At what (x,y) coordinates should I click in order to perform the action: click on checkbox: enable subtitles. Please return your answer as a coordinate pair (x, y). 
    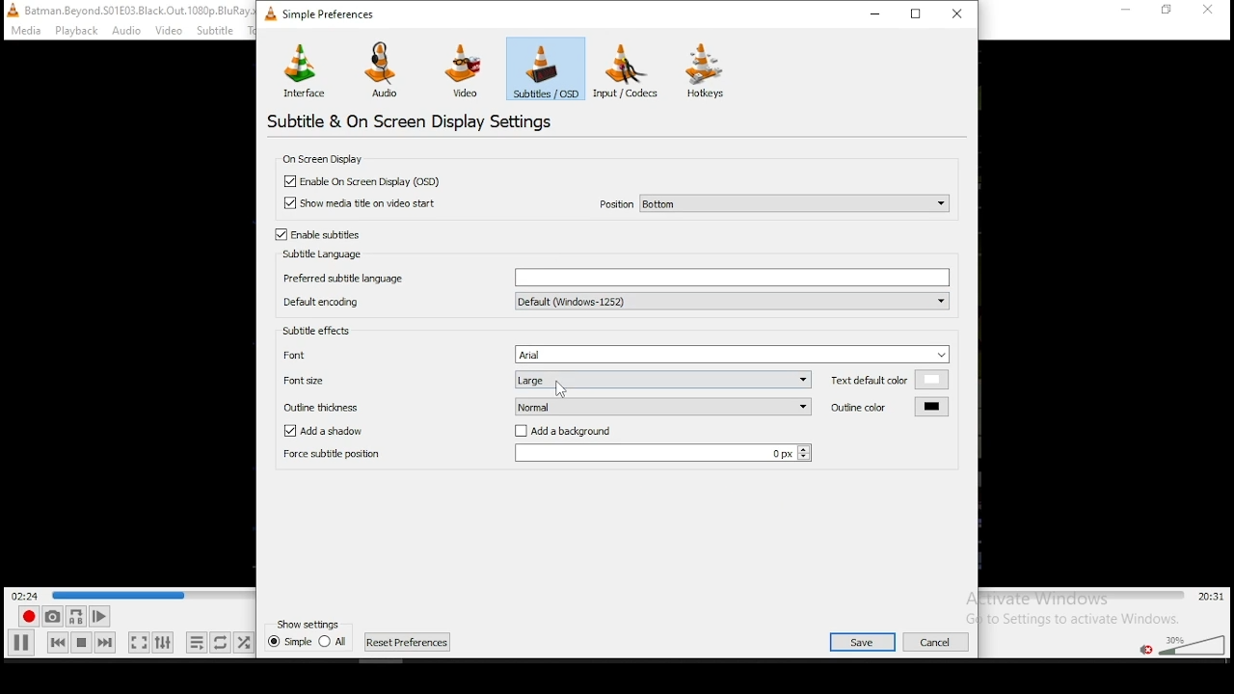
    Looking at the image, I should click on (320, 235).